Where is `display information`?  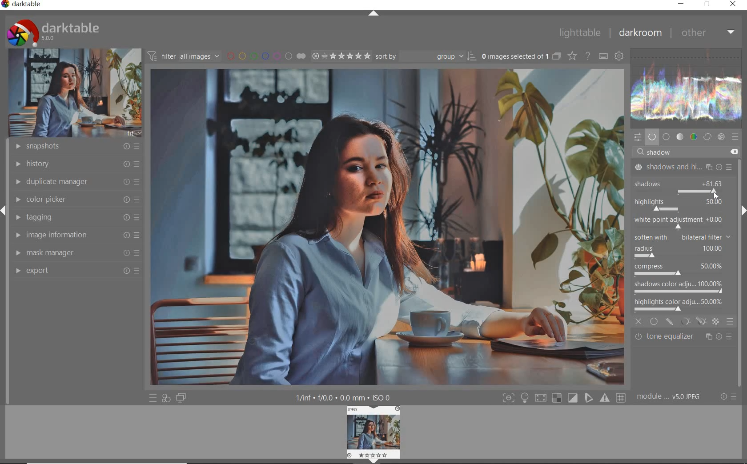
display information is located at coordinates (344, 397).